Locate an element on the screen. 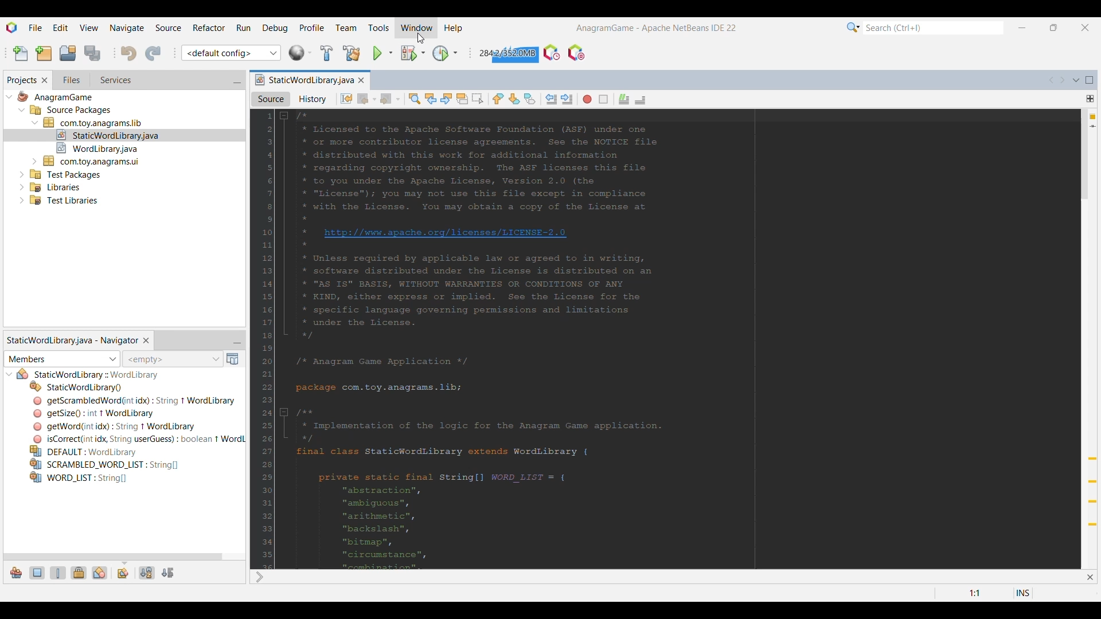 The height and width of the screenshot is (619, 1101). Sort by name is located at coordinates (147, 573).